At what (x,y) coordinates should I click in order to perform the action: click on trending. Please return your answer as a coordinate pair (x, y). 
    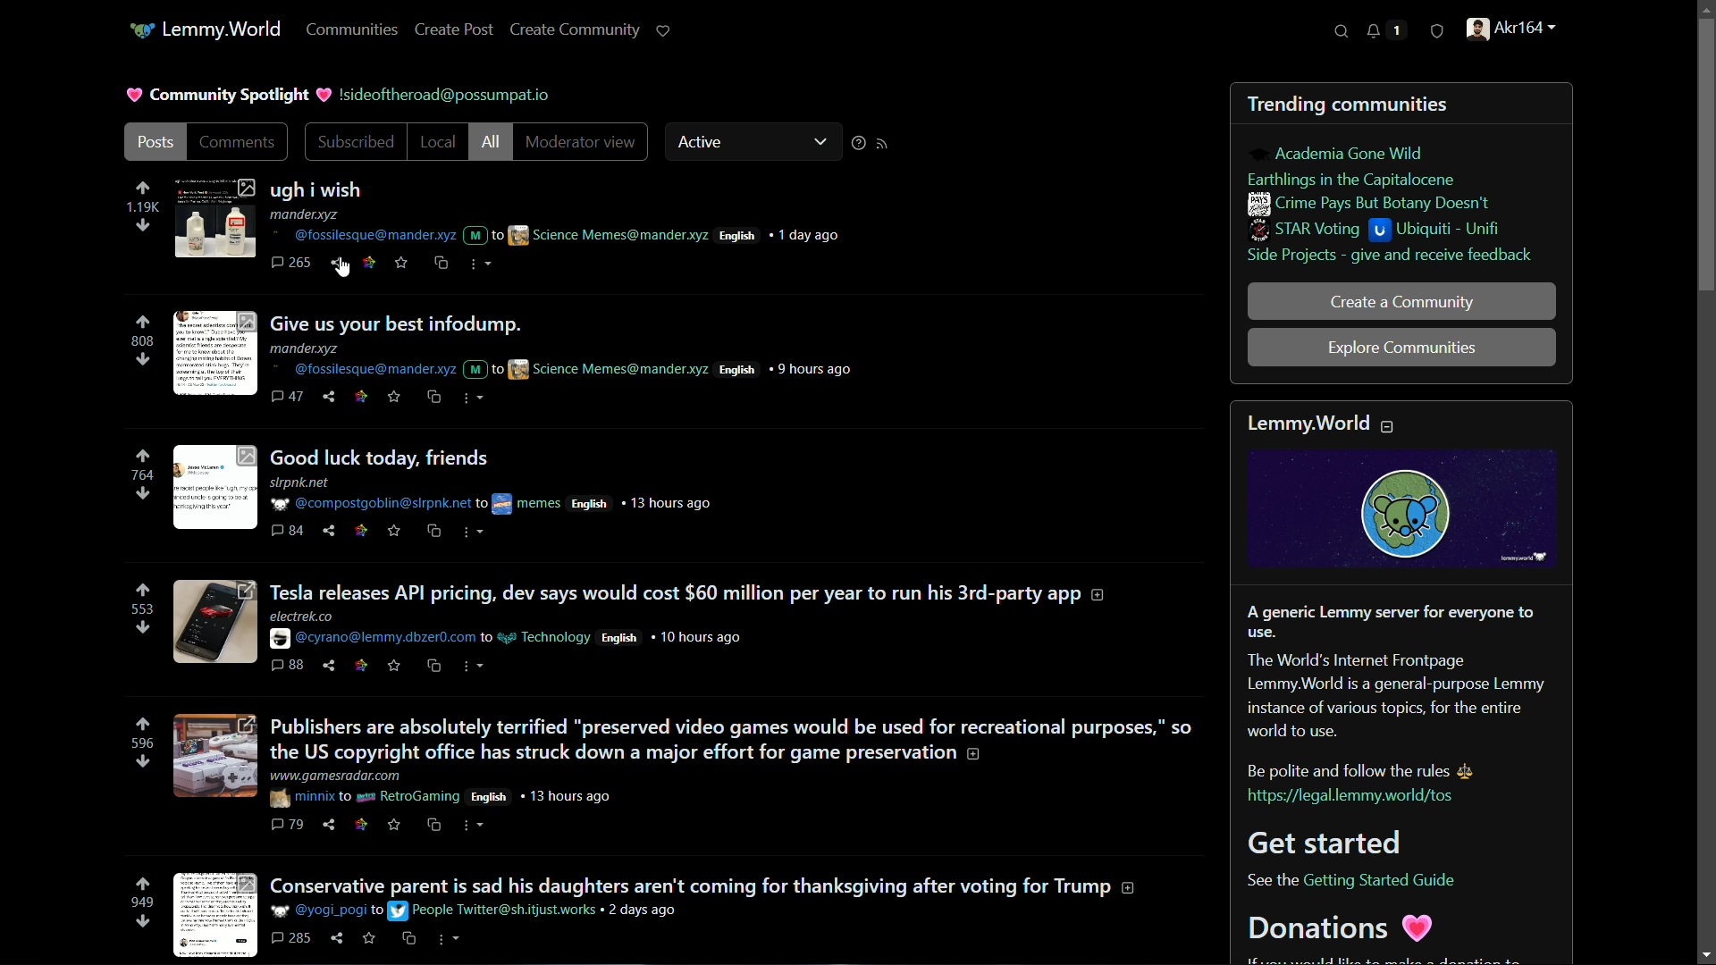
    Looking at the image, I should click on (1286, 106).